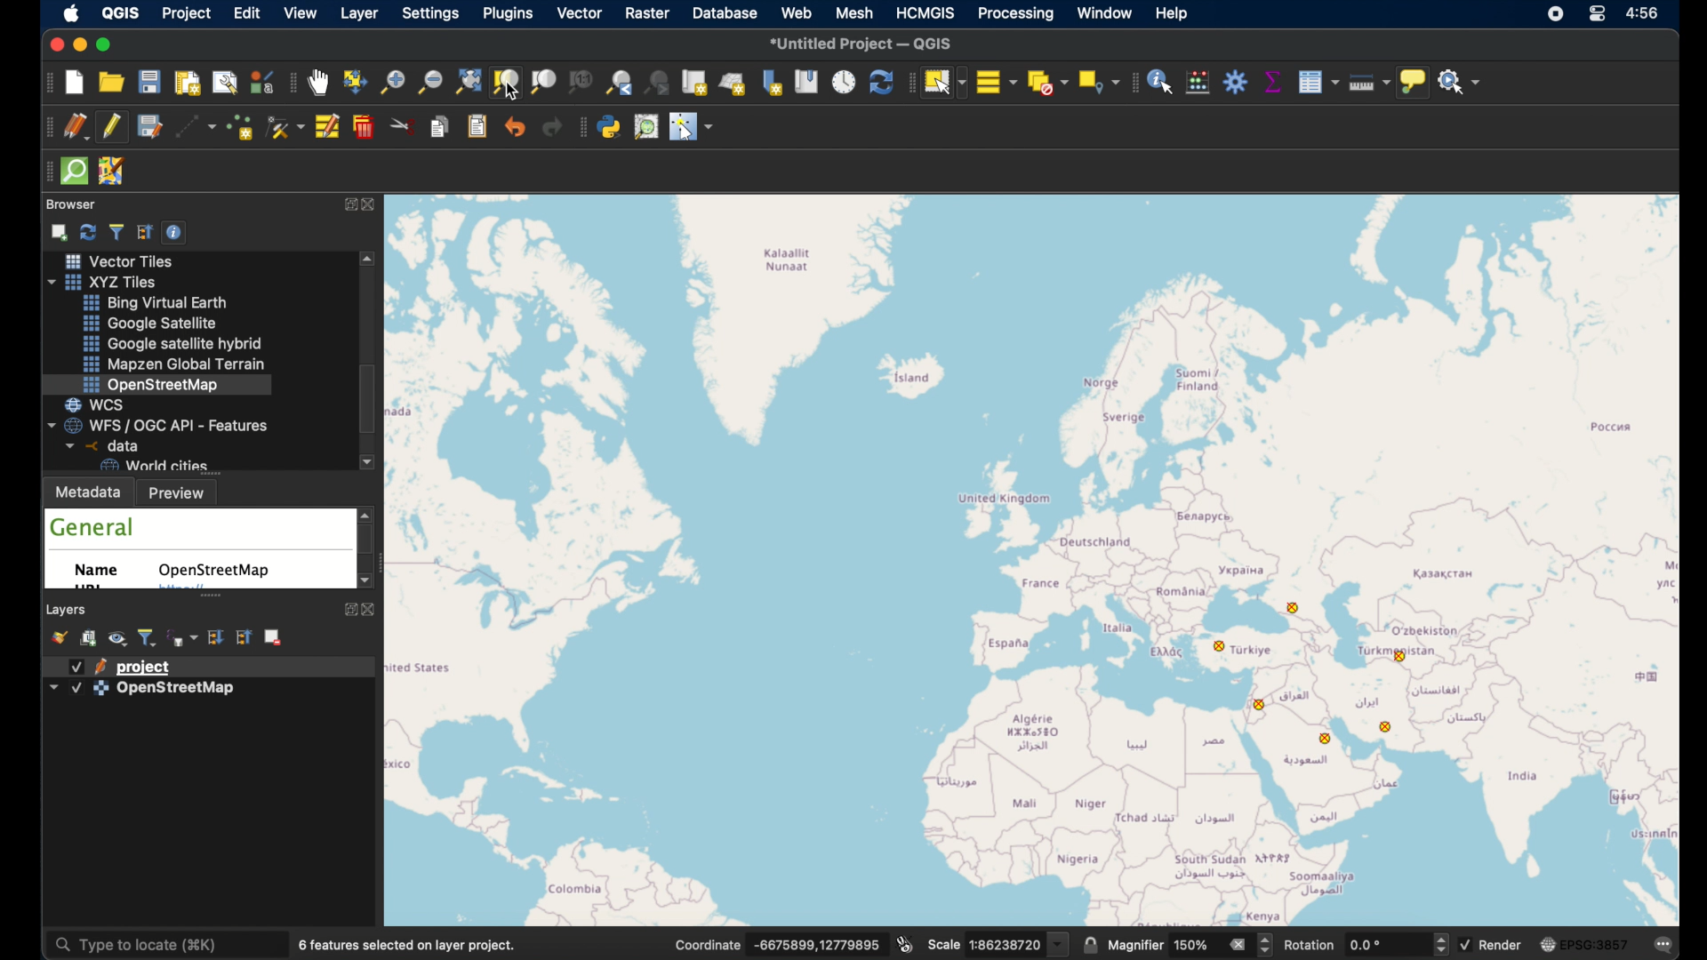 Image resolution: width=1707 pixels, height=960 pixels. What do you see at coordinates (1439, 943) in the screenshot?
I see `Increase or decrease rotation` at bounding box center [1439, 943].